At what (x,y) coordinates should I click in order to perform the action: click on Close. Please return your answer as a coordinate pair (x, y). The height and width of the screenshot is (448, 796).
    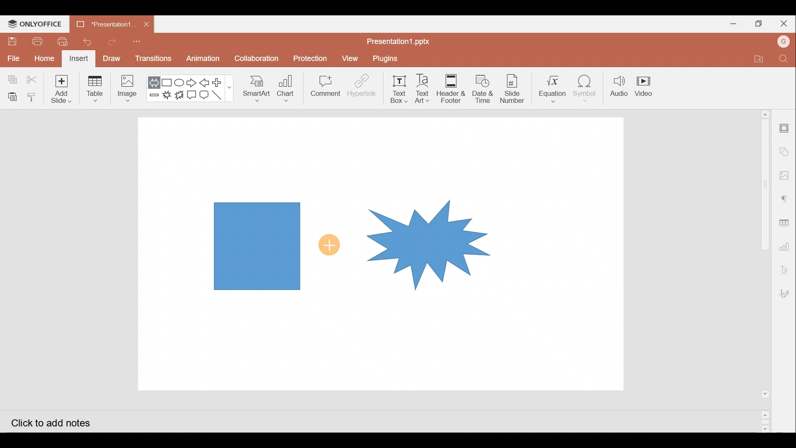
    Looking at the image, I should click on (783, 23).